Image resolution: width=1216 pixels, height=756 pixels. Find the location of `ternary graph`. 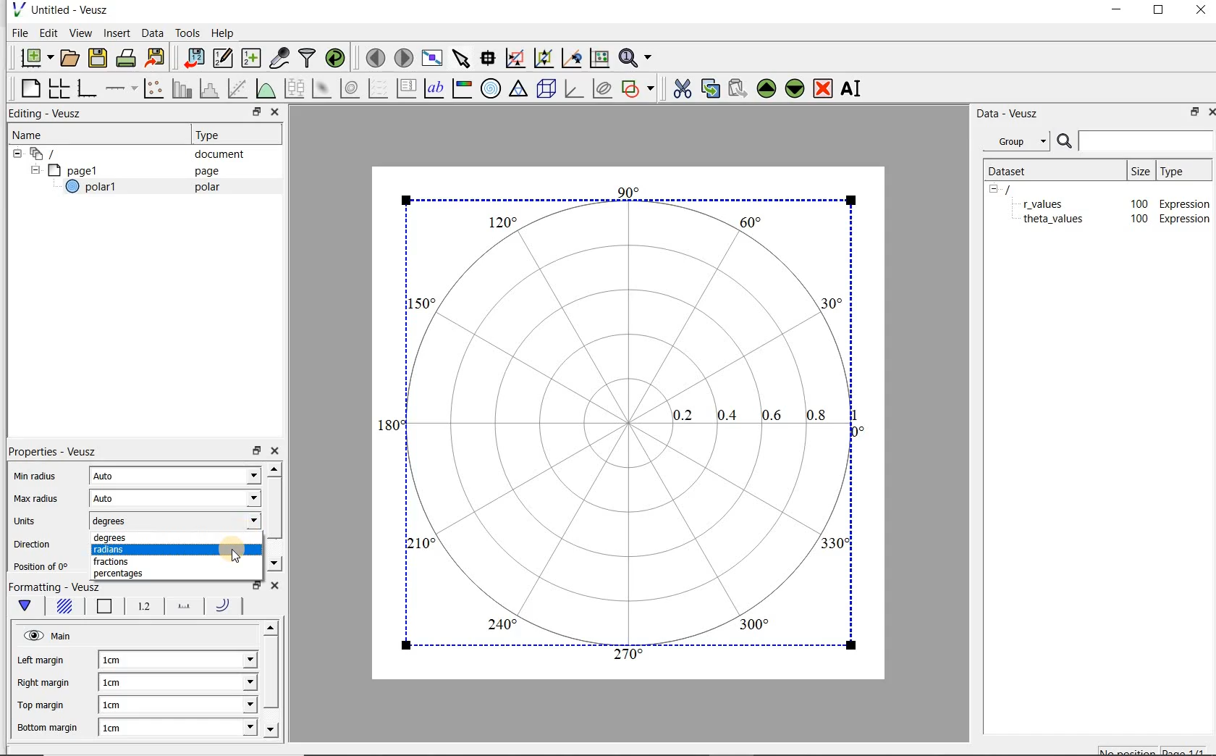

ternary graph is located at coordinates (520, 89).